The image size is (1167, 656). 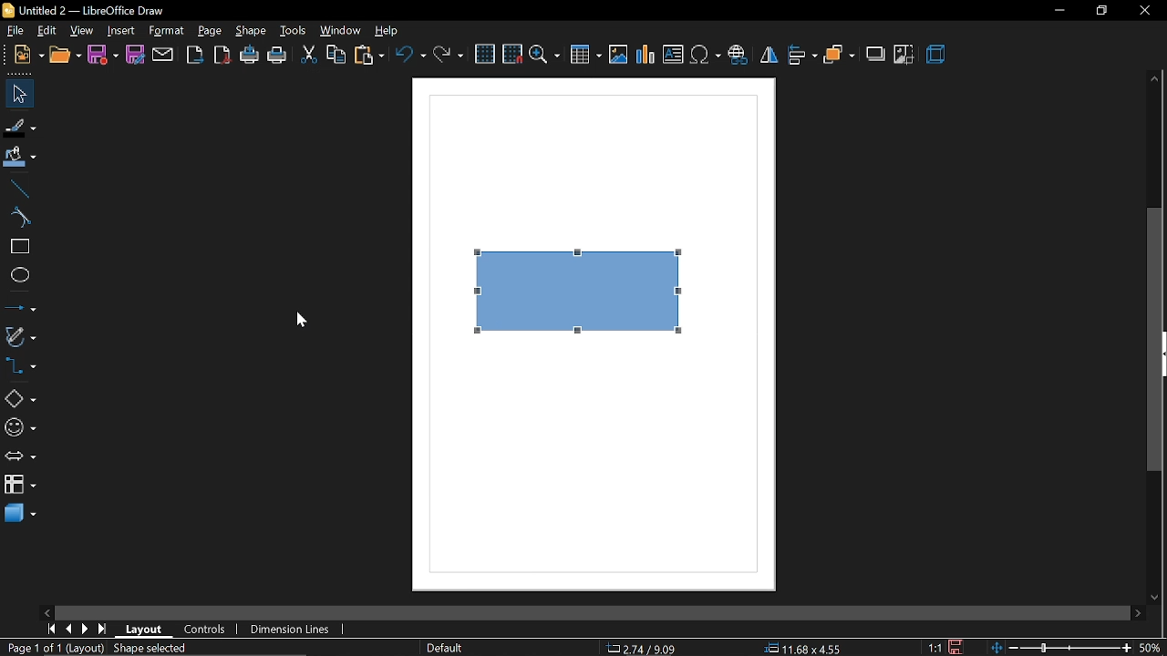 What do you see at coordinates (645, 650) in the screenshot?
I see `2.79/9.09` at bounding box center [645, 650].